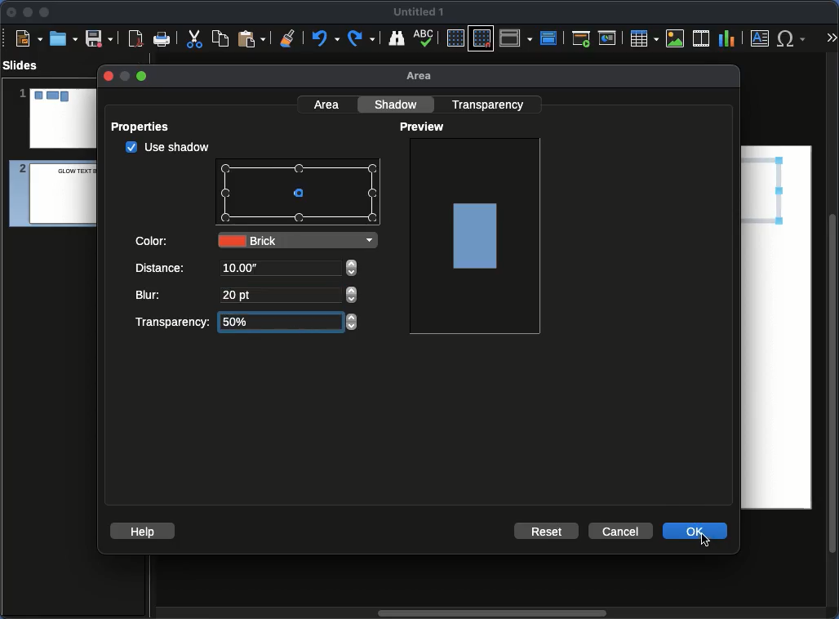 The image size is (839, 619). What do you see at coordinates (297, 240) in the screenshot?
I see `Brick` at bounding box center [297, 240].